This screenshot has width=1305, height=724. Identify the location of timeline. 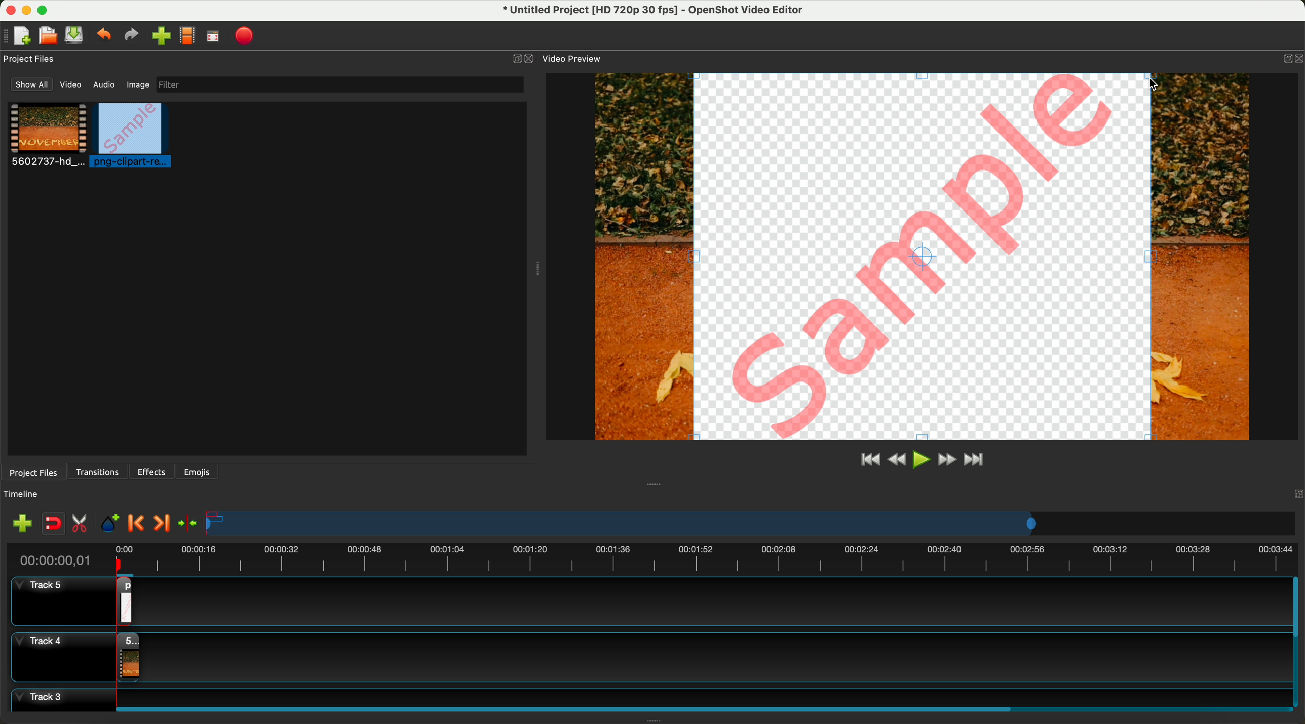
(27, 494).